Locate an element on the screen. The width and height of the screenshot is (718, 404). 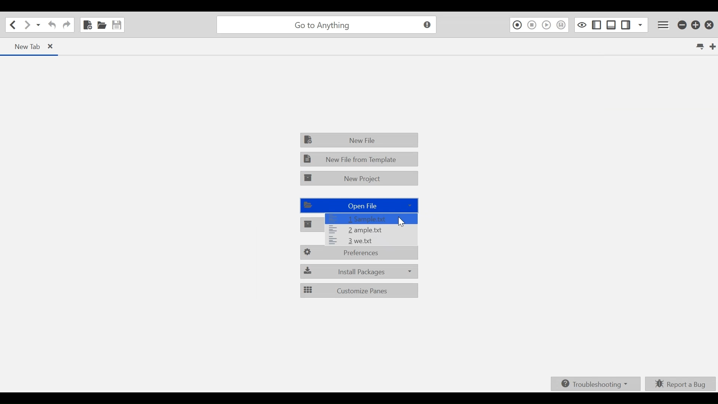
Play Last Macro is located at coordinates (546, 25).